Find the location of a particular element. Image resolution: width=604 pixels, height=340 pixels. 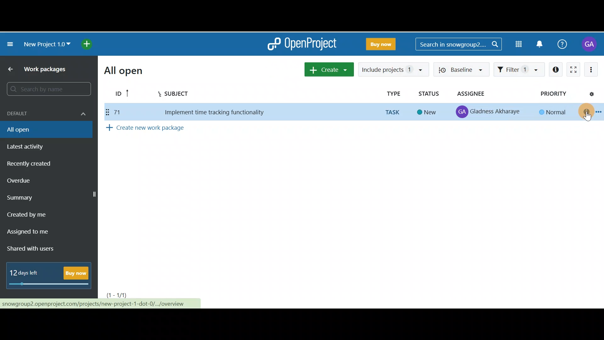

New project 1.0 is located at coordinates (45, 43).